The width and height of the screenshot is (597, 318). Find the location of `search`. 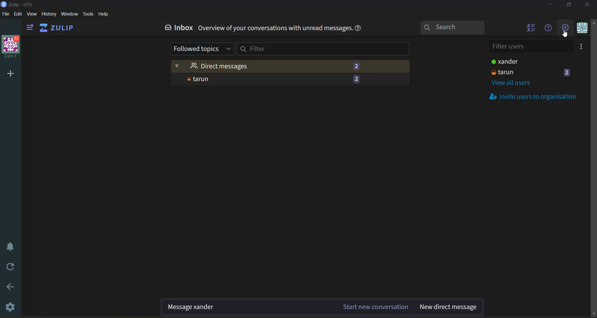

search is located at coordinates (454, 27).